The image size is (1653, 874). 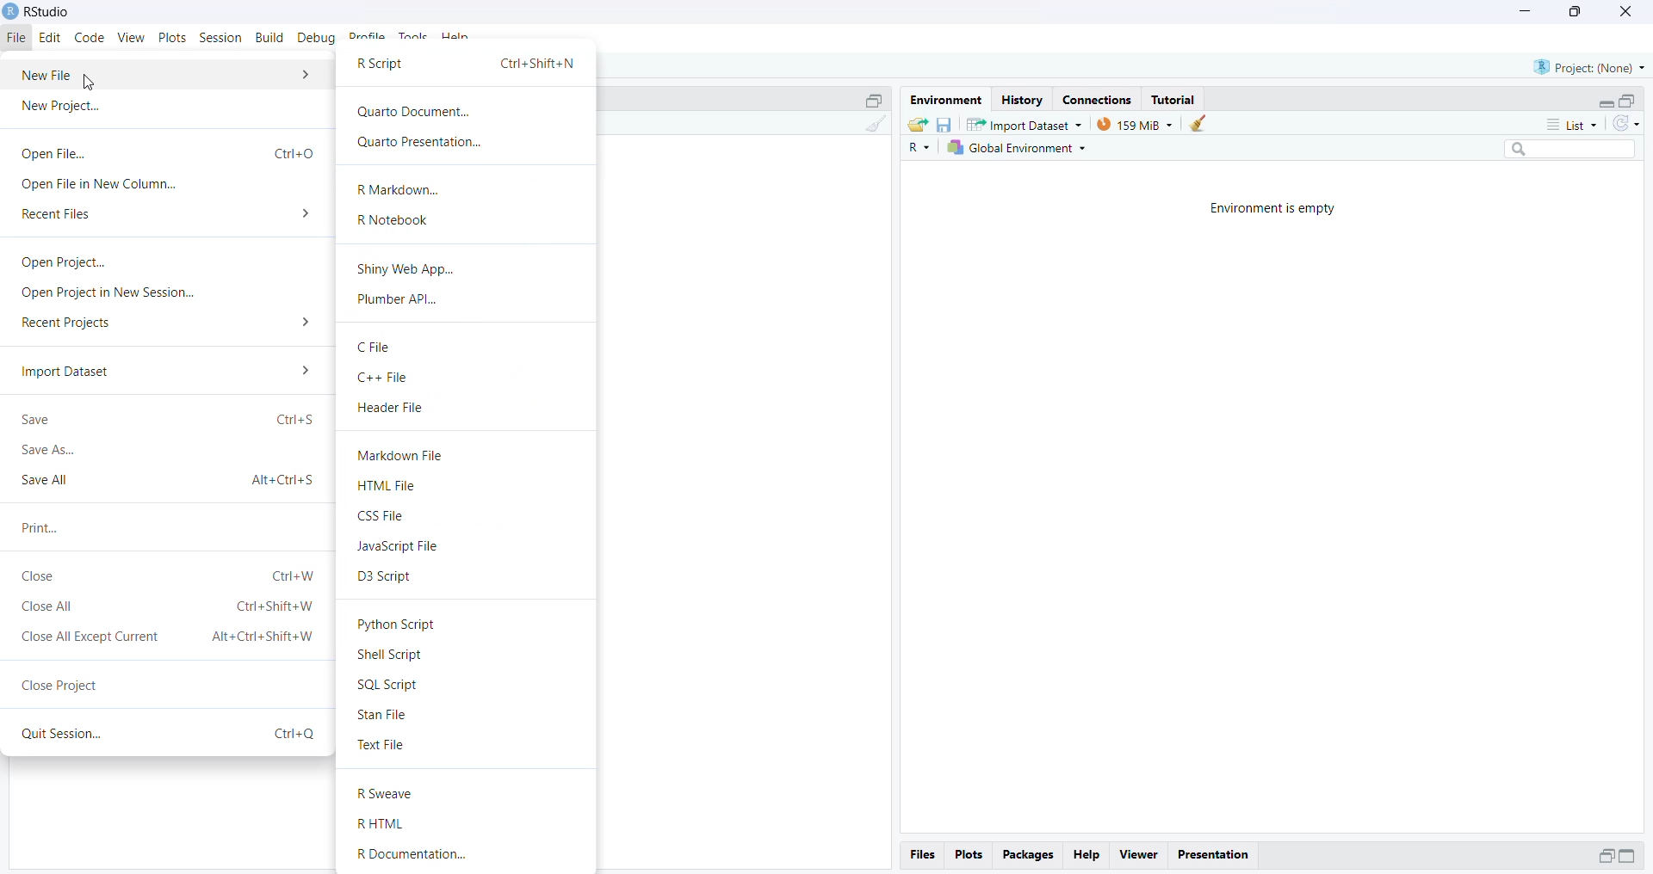 What do you see at coordinates (38, 11) in the screenshot?
I see `Rstudio` at bounding box center [38, 11].